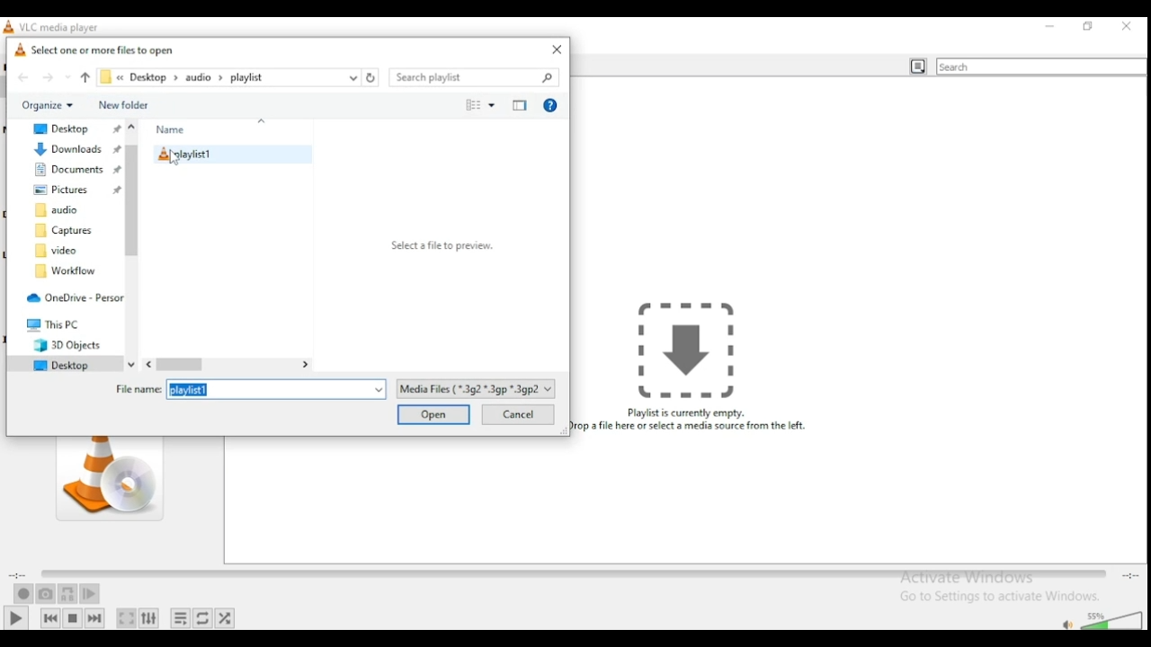  Describe the element at coordinates (1041, 66) in the screenshot. I see `search bar` at that location.